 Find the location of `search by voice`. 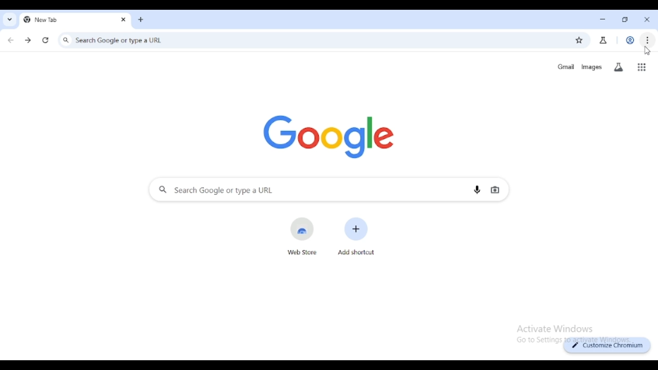

search by voice is located at coordinates (477, 189).